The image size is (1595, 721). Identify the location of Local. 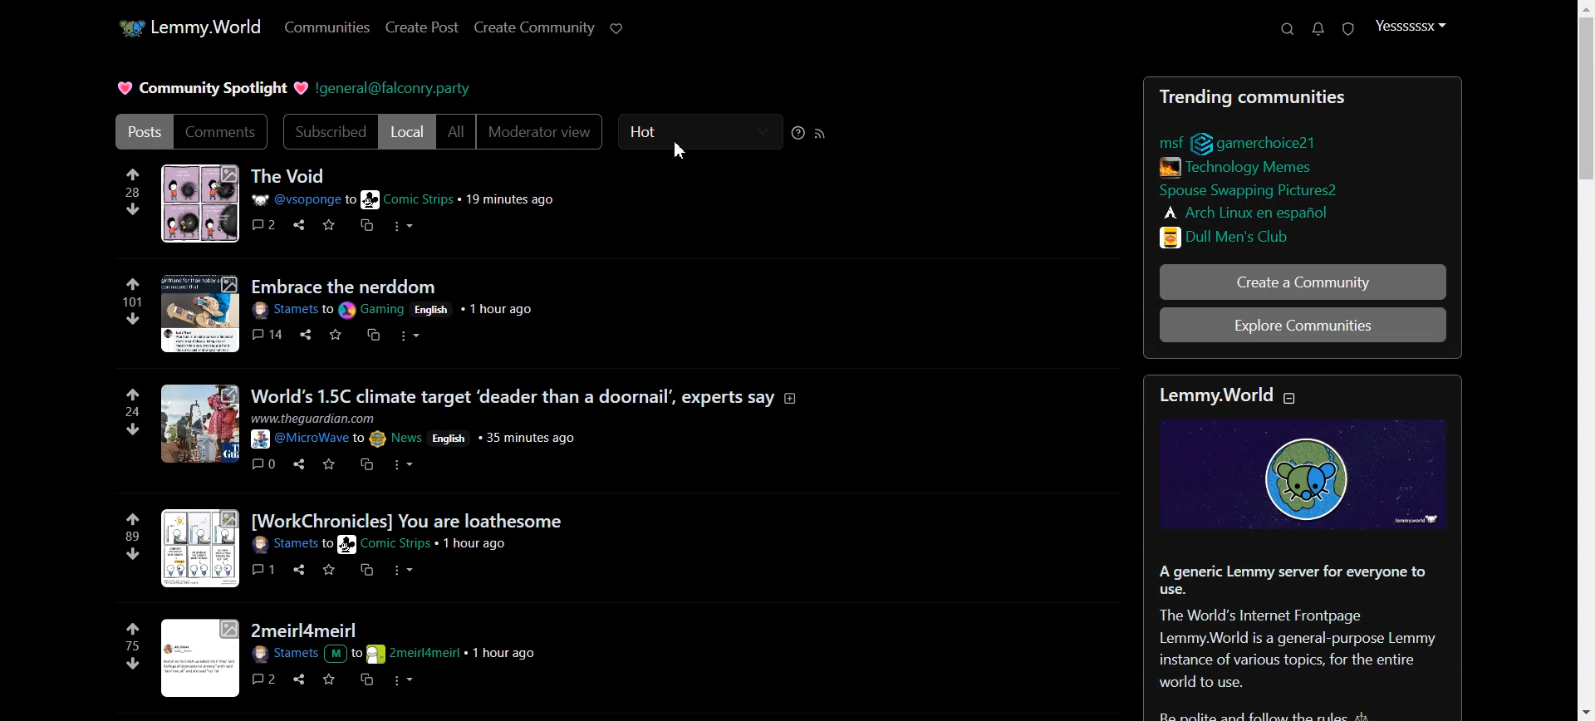
(407, 132).